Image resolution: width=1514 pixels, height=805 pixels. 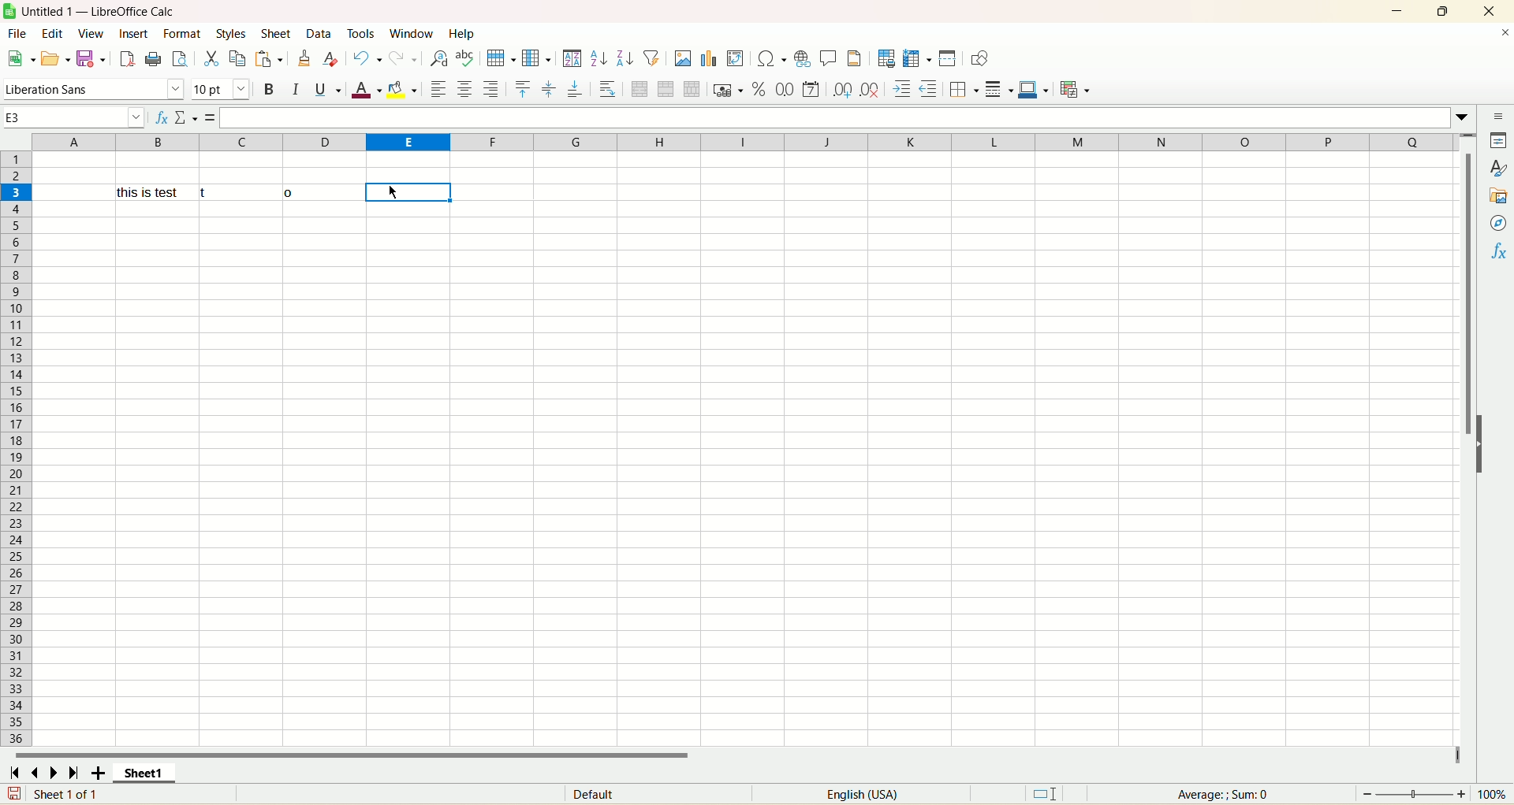 I want to click on redo, so click(x=404, y=57).